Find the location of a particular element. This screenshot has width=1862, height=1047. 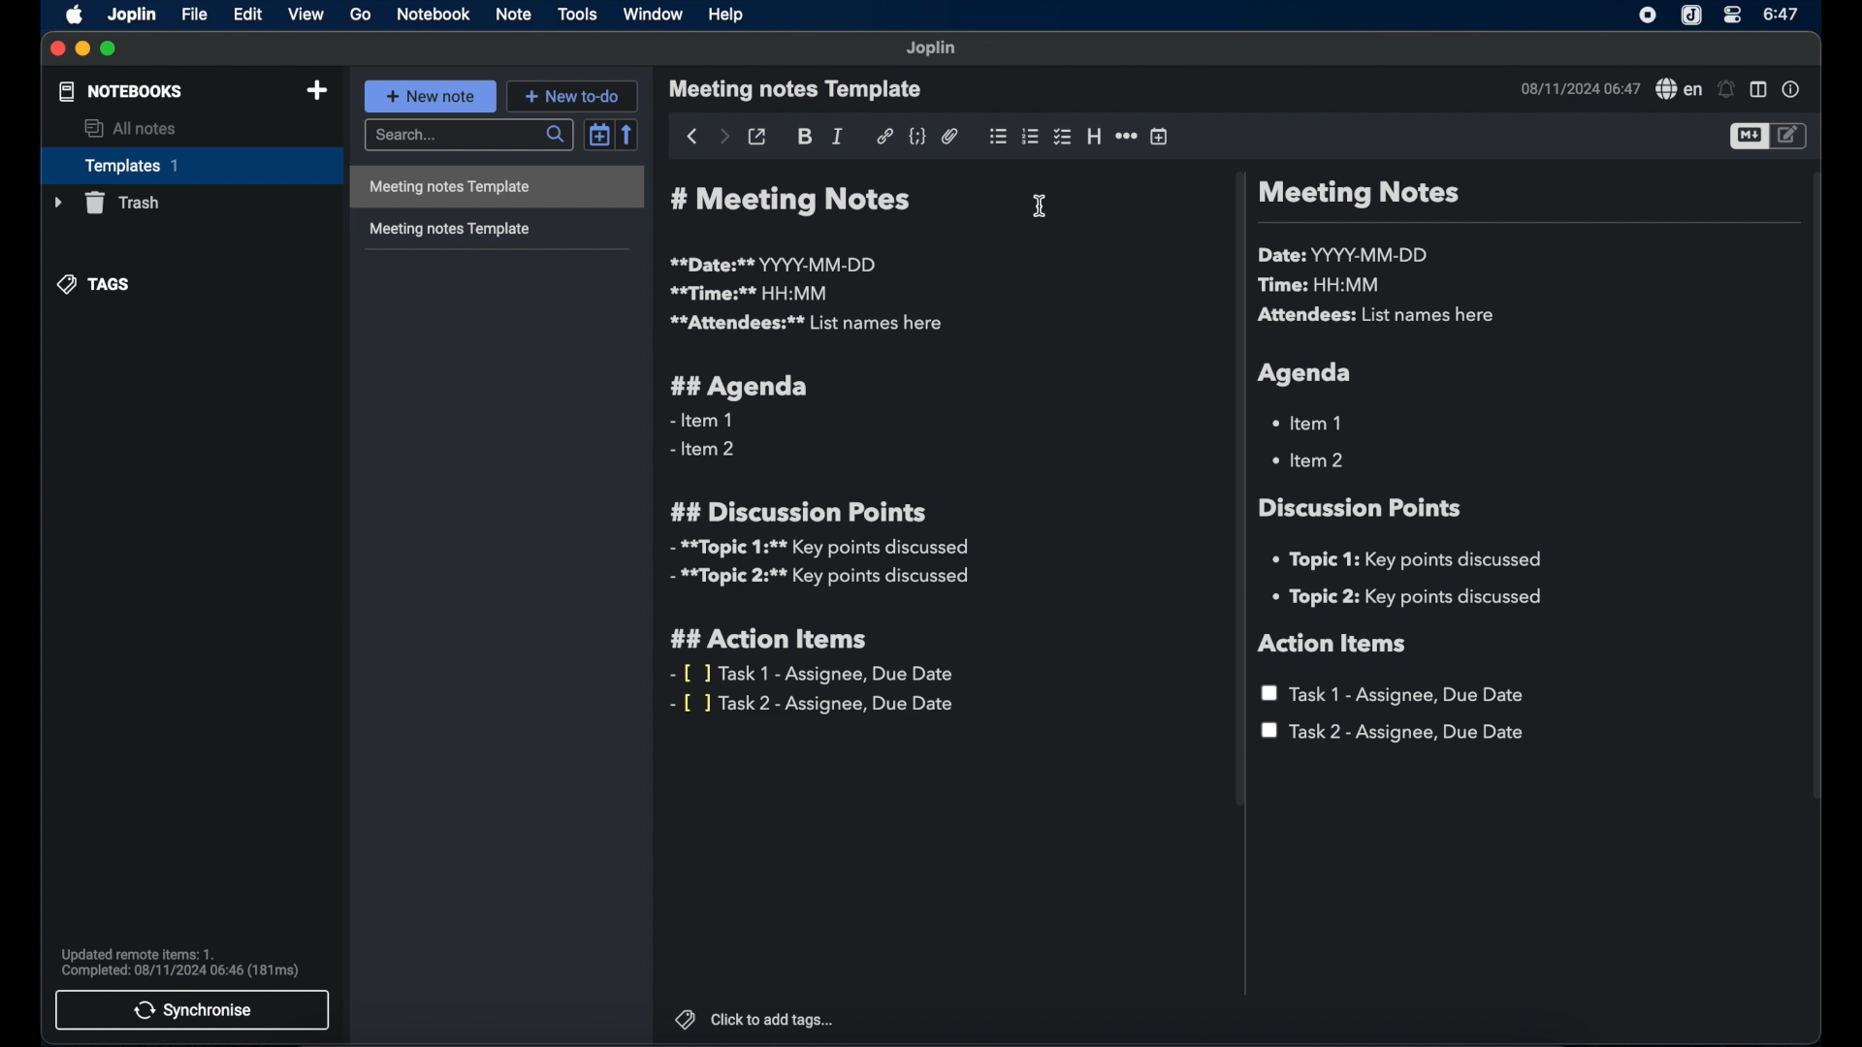

toggle editor is located at coordinates (1746, 138).